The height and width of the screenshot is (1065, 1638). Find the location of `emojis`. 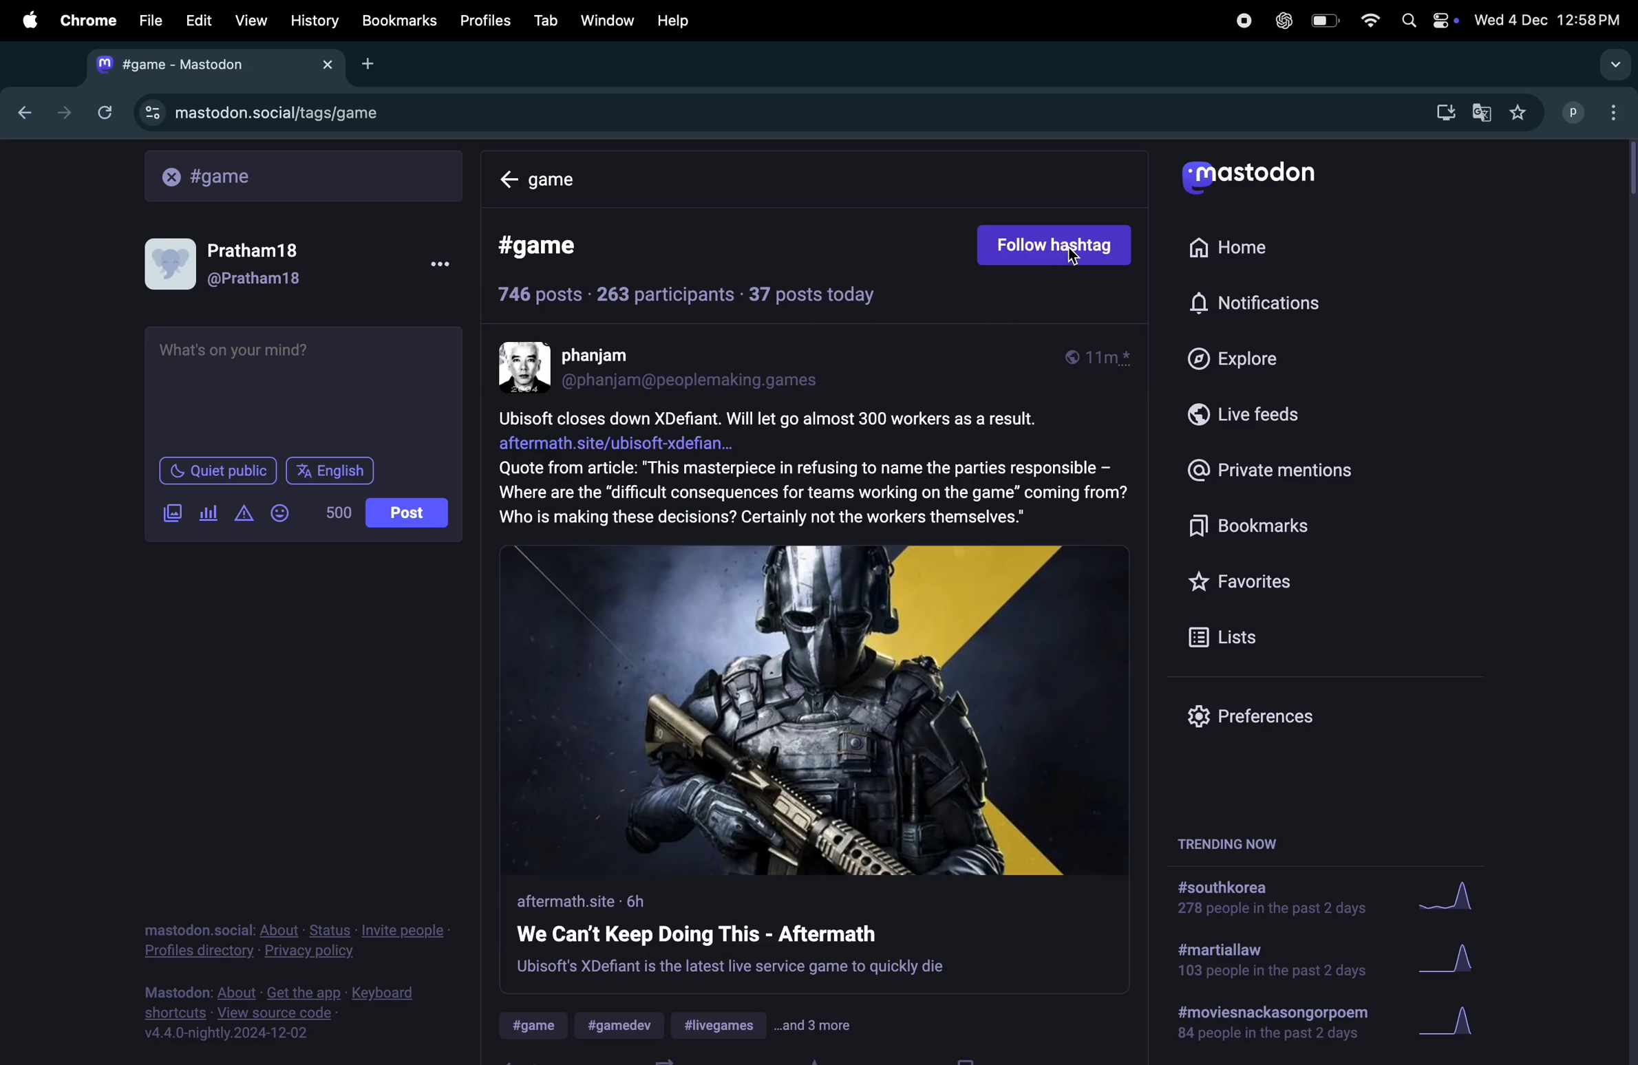

emojis is located at coordinates (285, 513).